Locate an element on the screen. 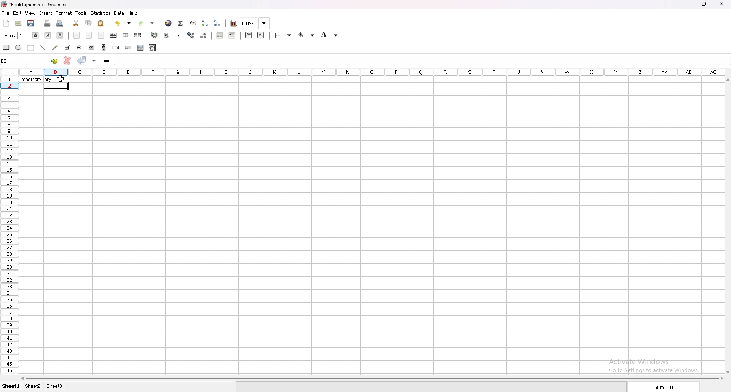 This screenshot has width=731, height=392. cursor is located at coordinates (63, 78).